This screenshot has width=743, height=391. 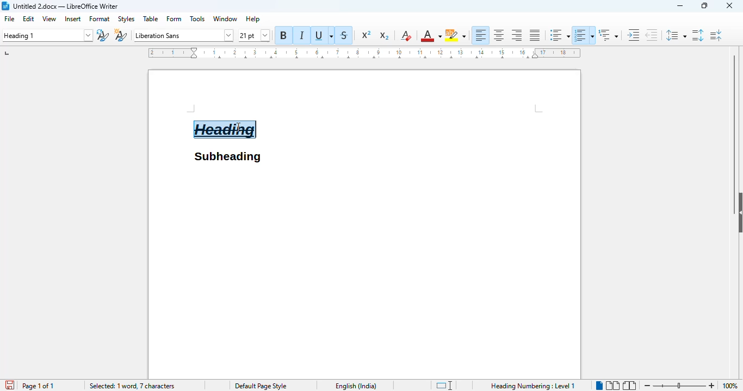 What do you see at coordinates (126, 20) in the screenshot?
I see `styles` at bounding box center [126, 20].